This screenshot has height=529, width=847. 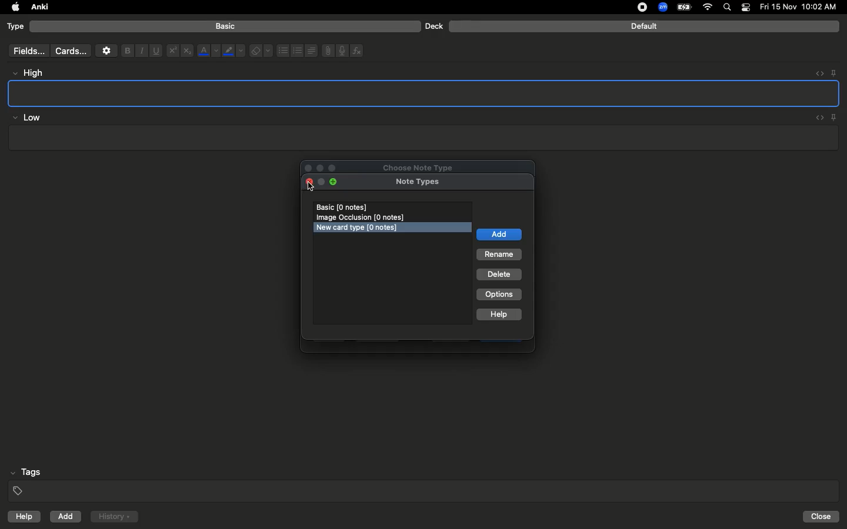 I want to click on close, so click(x=308, y=182).